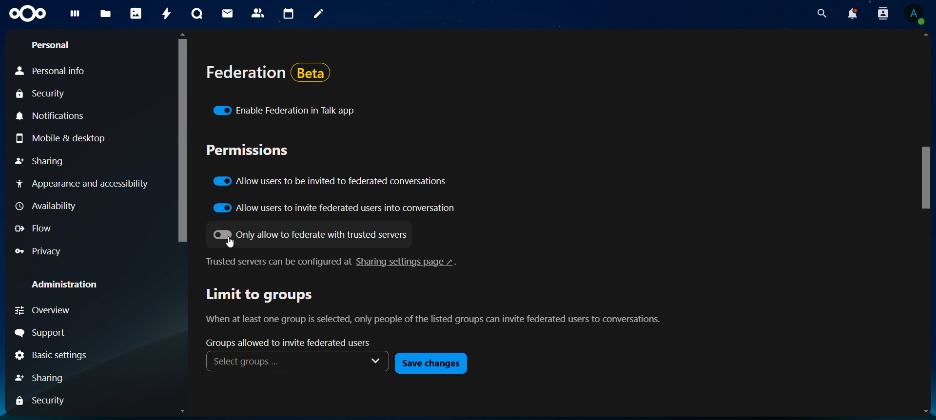 Image resolution: width=936 pixels, height=420 pixels. What do you see at coordinates (295, 343) in the screenshot?
I see `groups allowed to invite federated users` at bounding box center [295, 343].